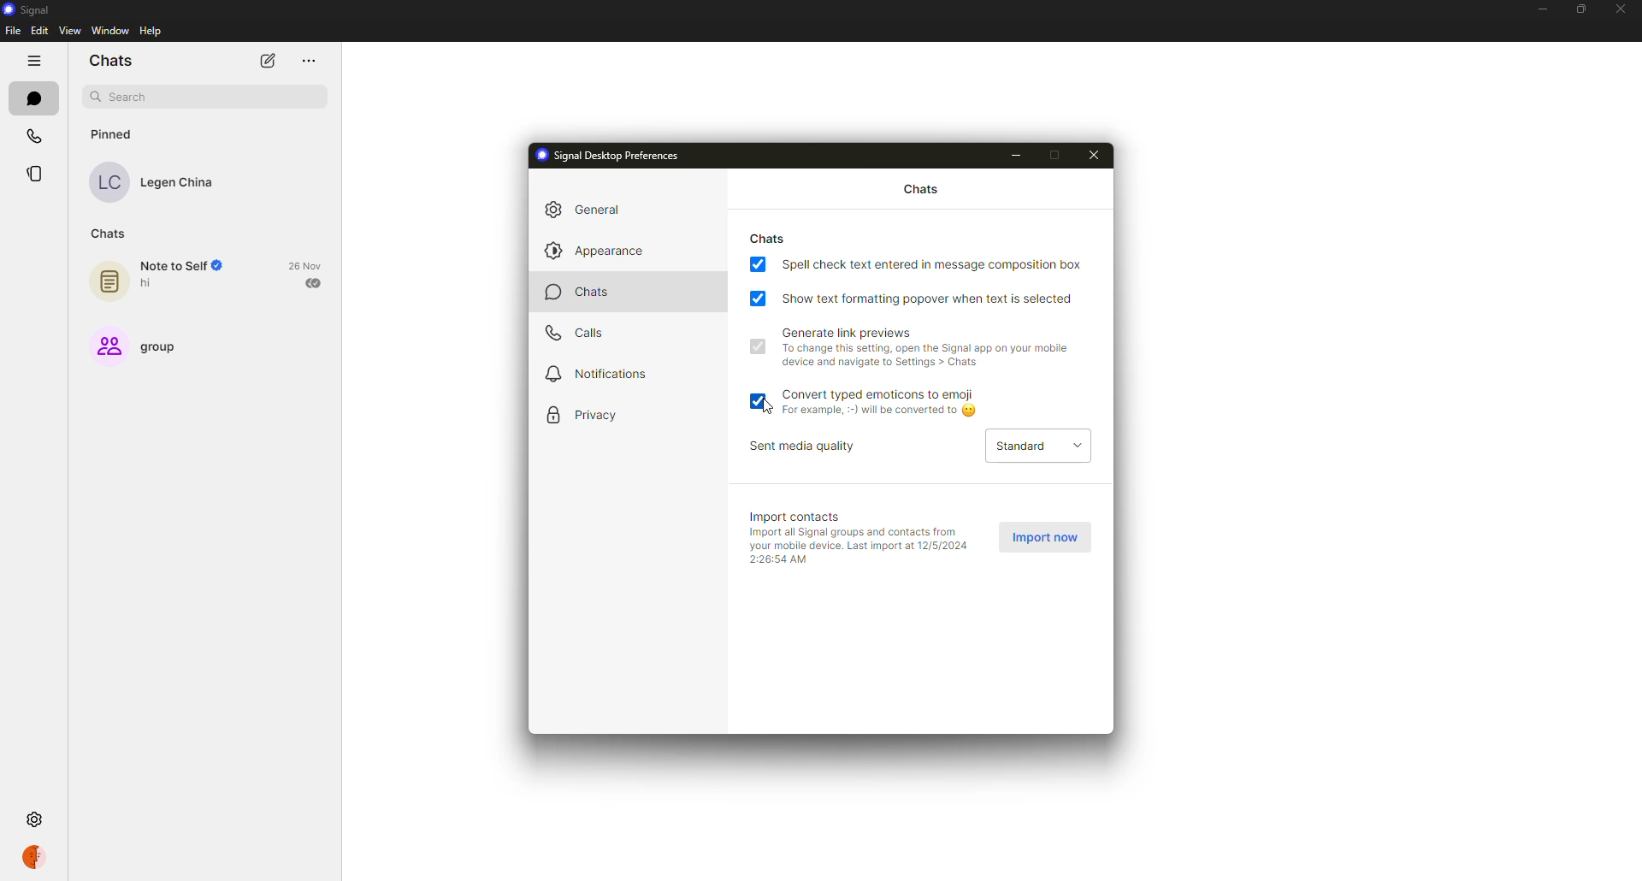  I want to click on chats, so click(110, 61).